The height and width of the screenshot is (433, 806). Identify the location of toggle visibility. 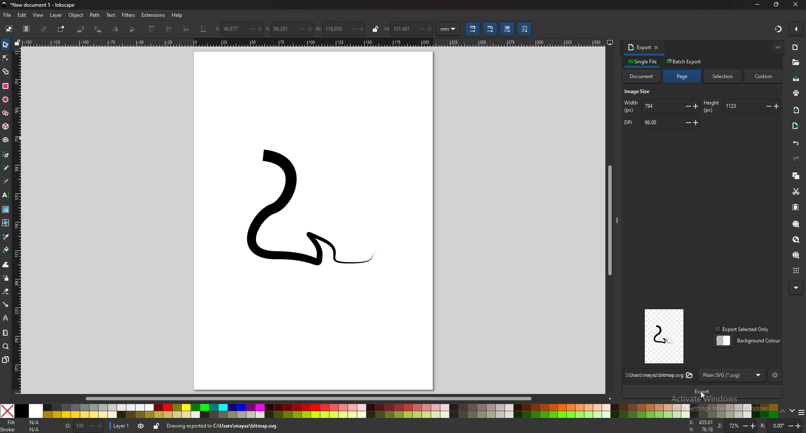
(141, 426).